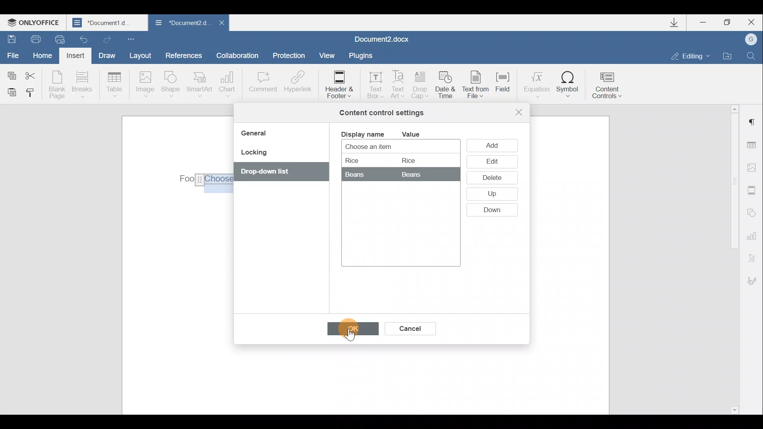  What do you see at coordinates (386, 160) in the screenshot?
I see `rice` at bounding box center [386, 160].